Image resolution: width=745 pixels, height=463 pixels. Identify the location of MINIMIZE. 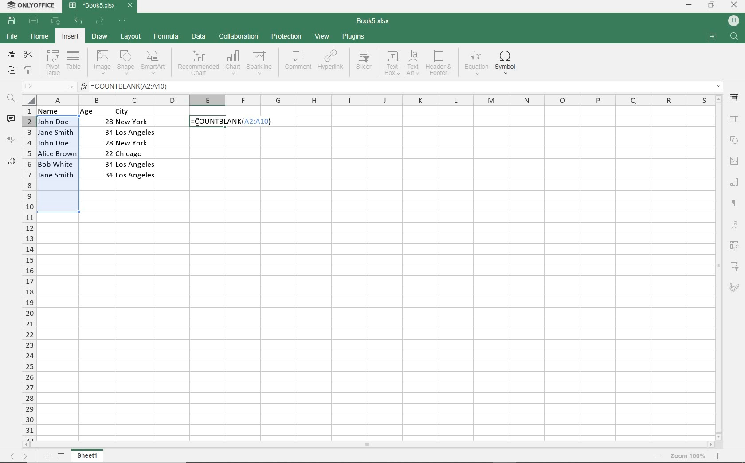
(689, 5).